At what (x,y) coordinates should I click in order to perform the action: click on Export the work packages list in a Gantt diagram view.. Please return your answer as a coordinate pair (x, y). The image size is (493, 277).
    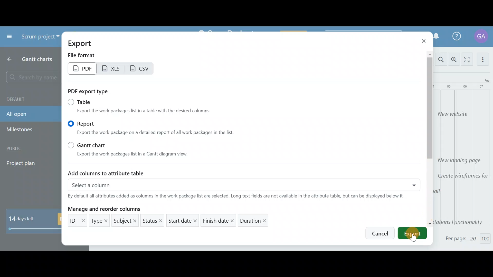
    Looking at the image, I should click on (138, 156).